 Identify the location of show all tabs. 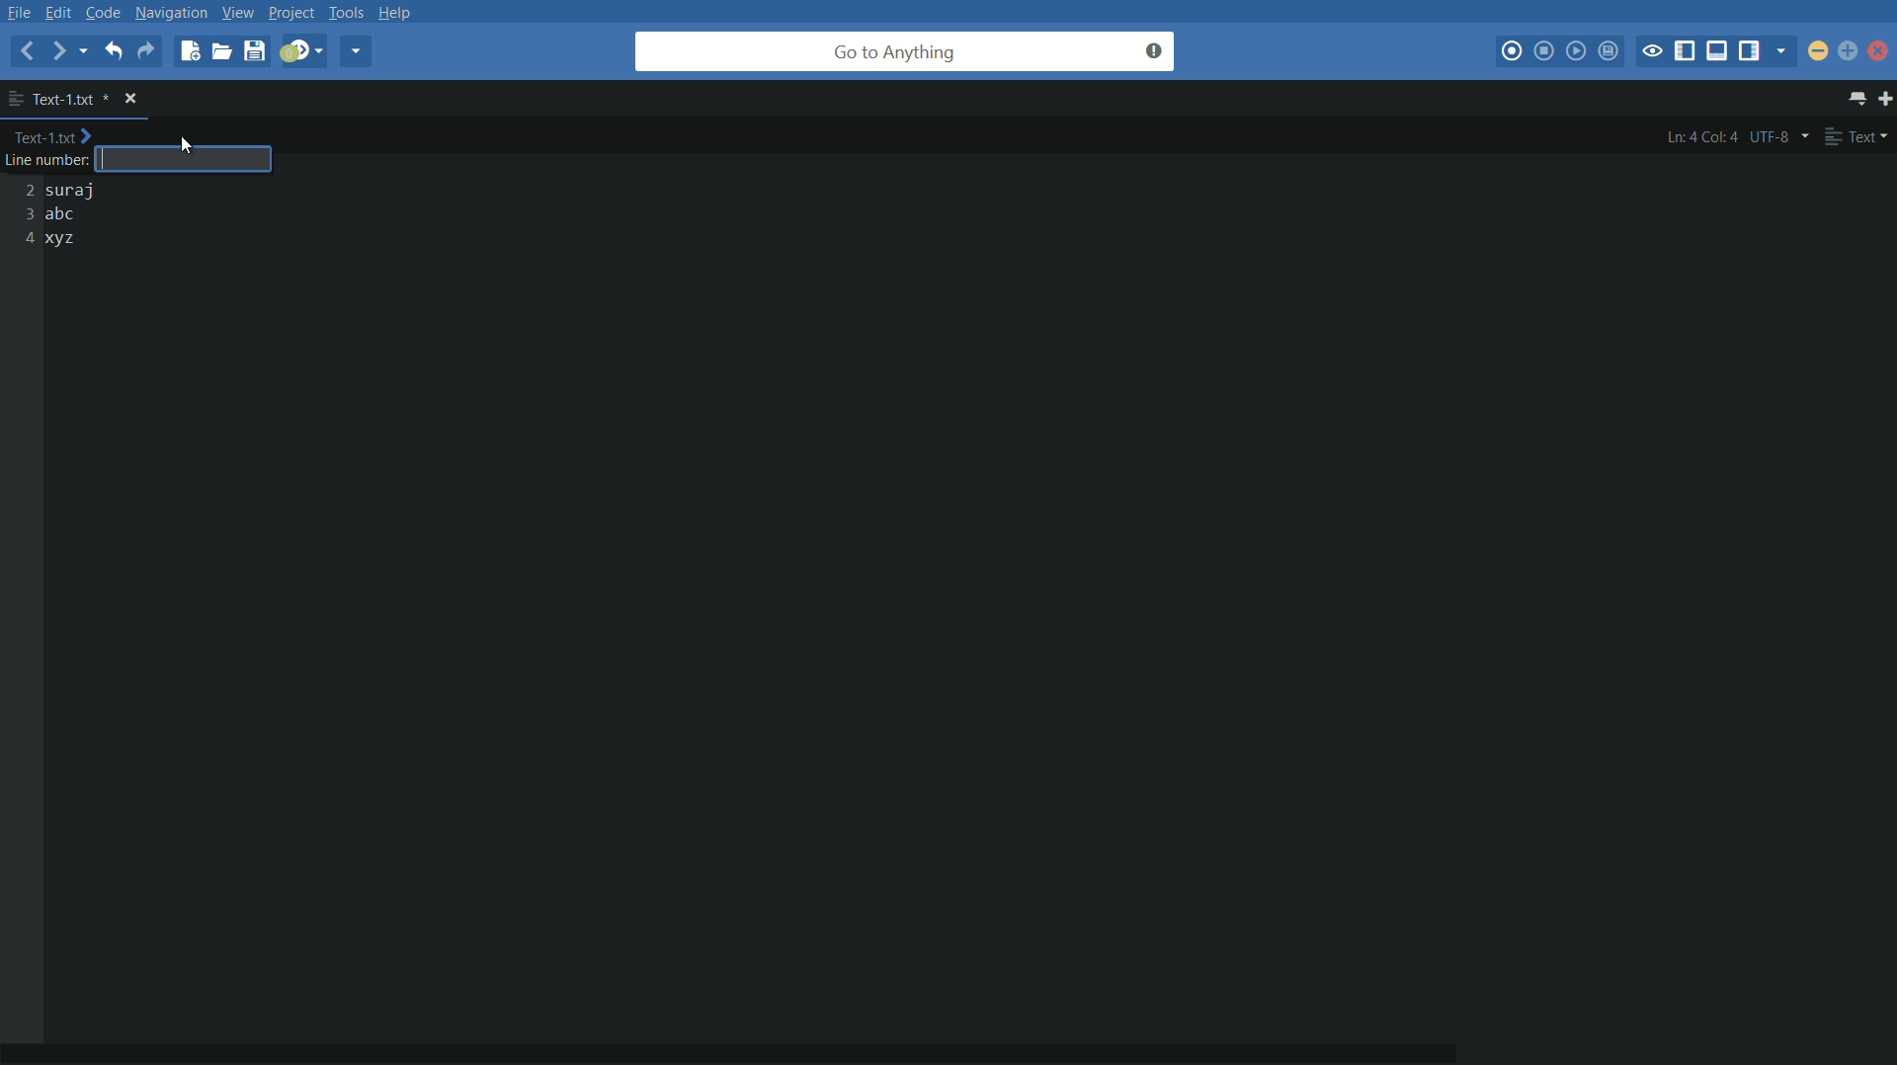
(1859, 100).